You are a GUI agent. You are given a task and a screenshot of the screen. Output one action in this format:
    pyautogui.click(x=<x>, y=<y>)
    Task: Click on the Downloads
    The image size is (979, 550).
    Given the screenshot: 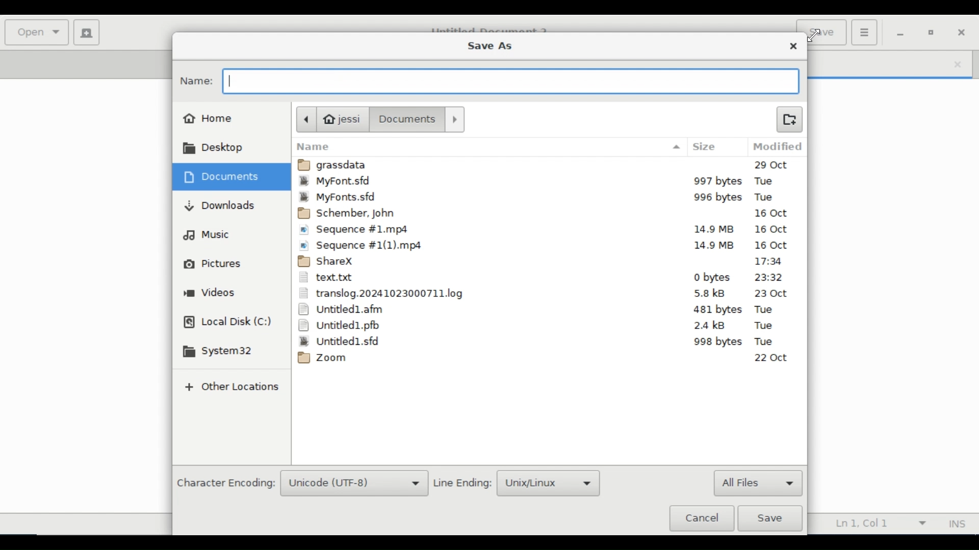 What is the action you would take?
    pyautogui.click(x=218, y=207)
    